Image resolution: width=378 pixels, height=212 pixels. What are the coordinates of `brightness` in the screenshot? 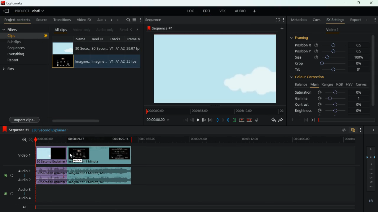 It's located at (329, 111).